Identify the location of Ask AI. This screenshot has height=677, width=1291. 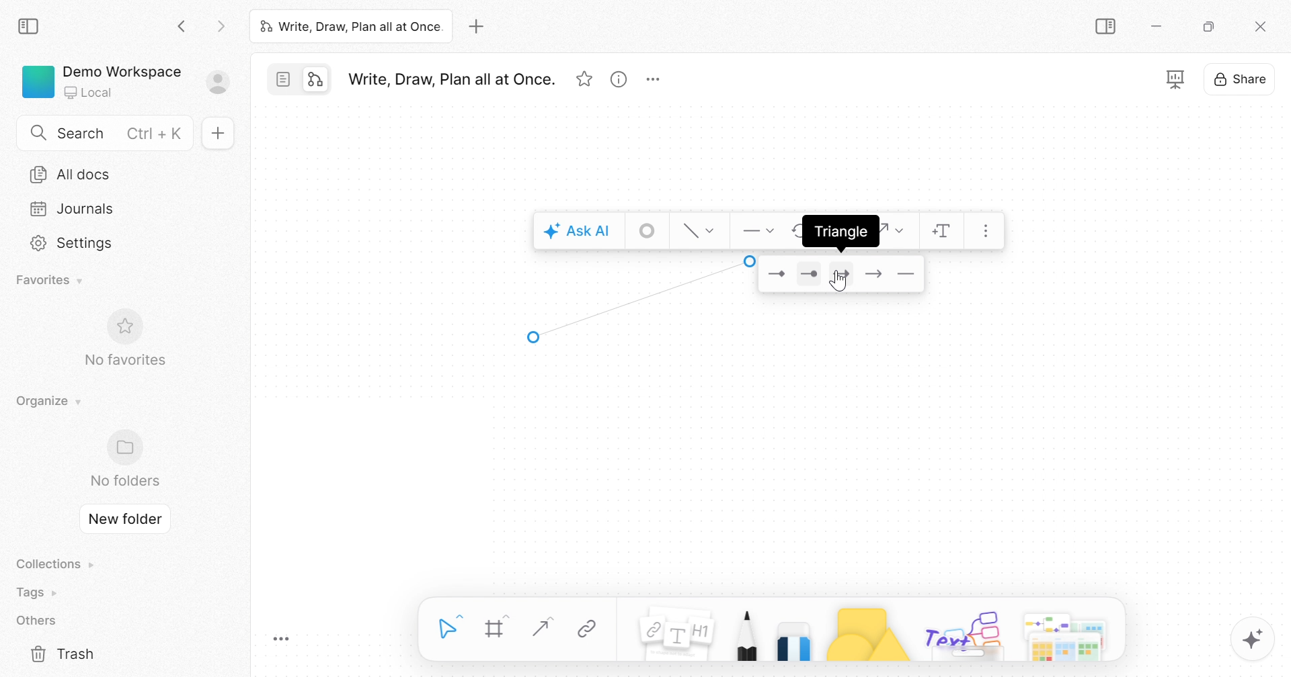
(577, 232).